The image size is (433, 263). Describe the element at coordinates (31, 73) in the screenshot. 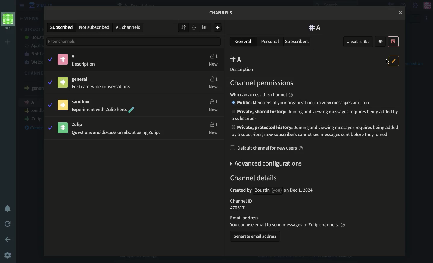

I see `Channels` at that location.